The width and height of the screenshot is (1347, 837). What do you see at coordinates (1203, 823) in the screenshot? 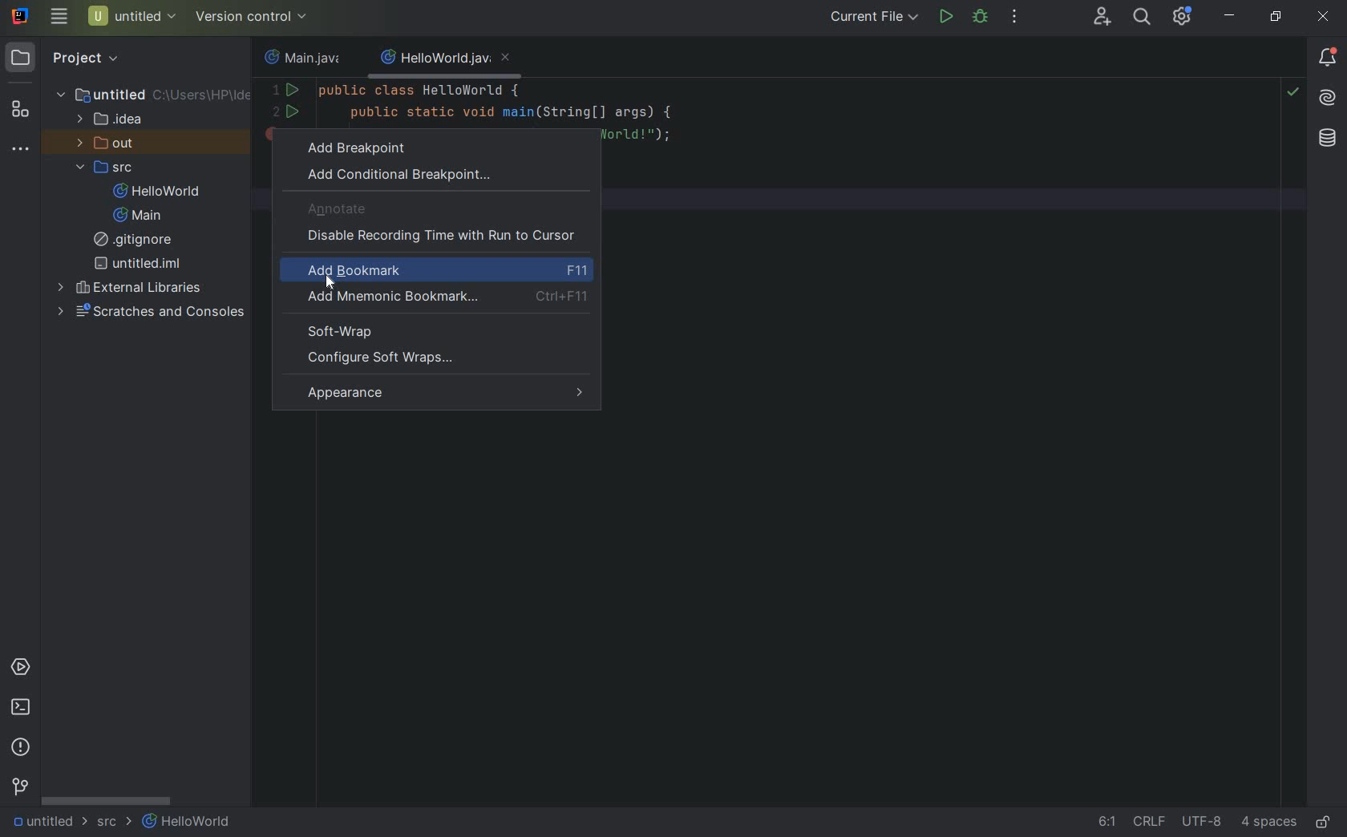
I see `file encoding` at bounding box center [1203, 823].